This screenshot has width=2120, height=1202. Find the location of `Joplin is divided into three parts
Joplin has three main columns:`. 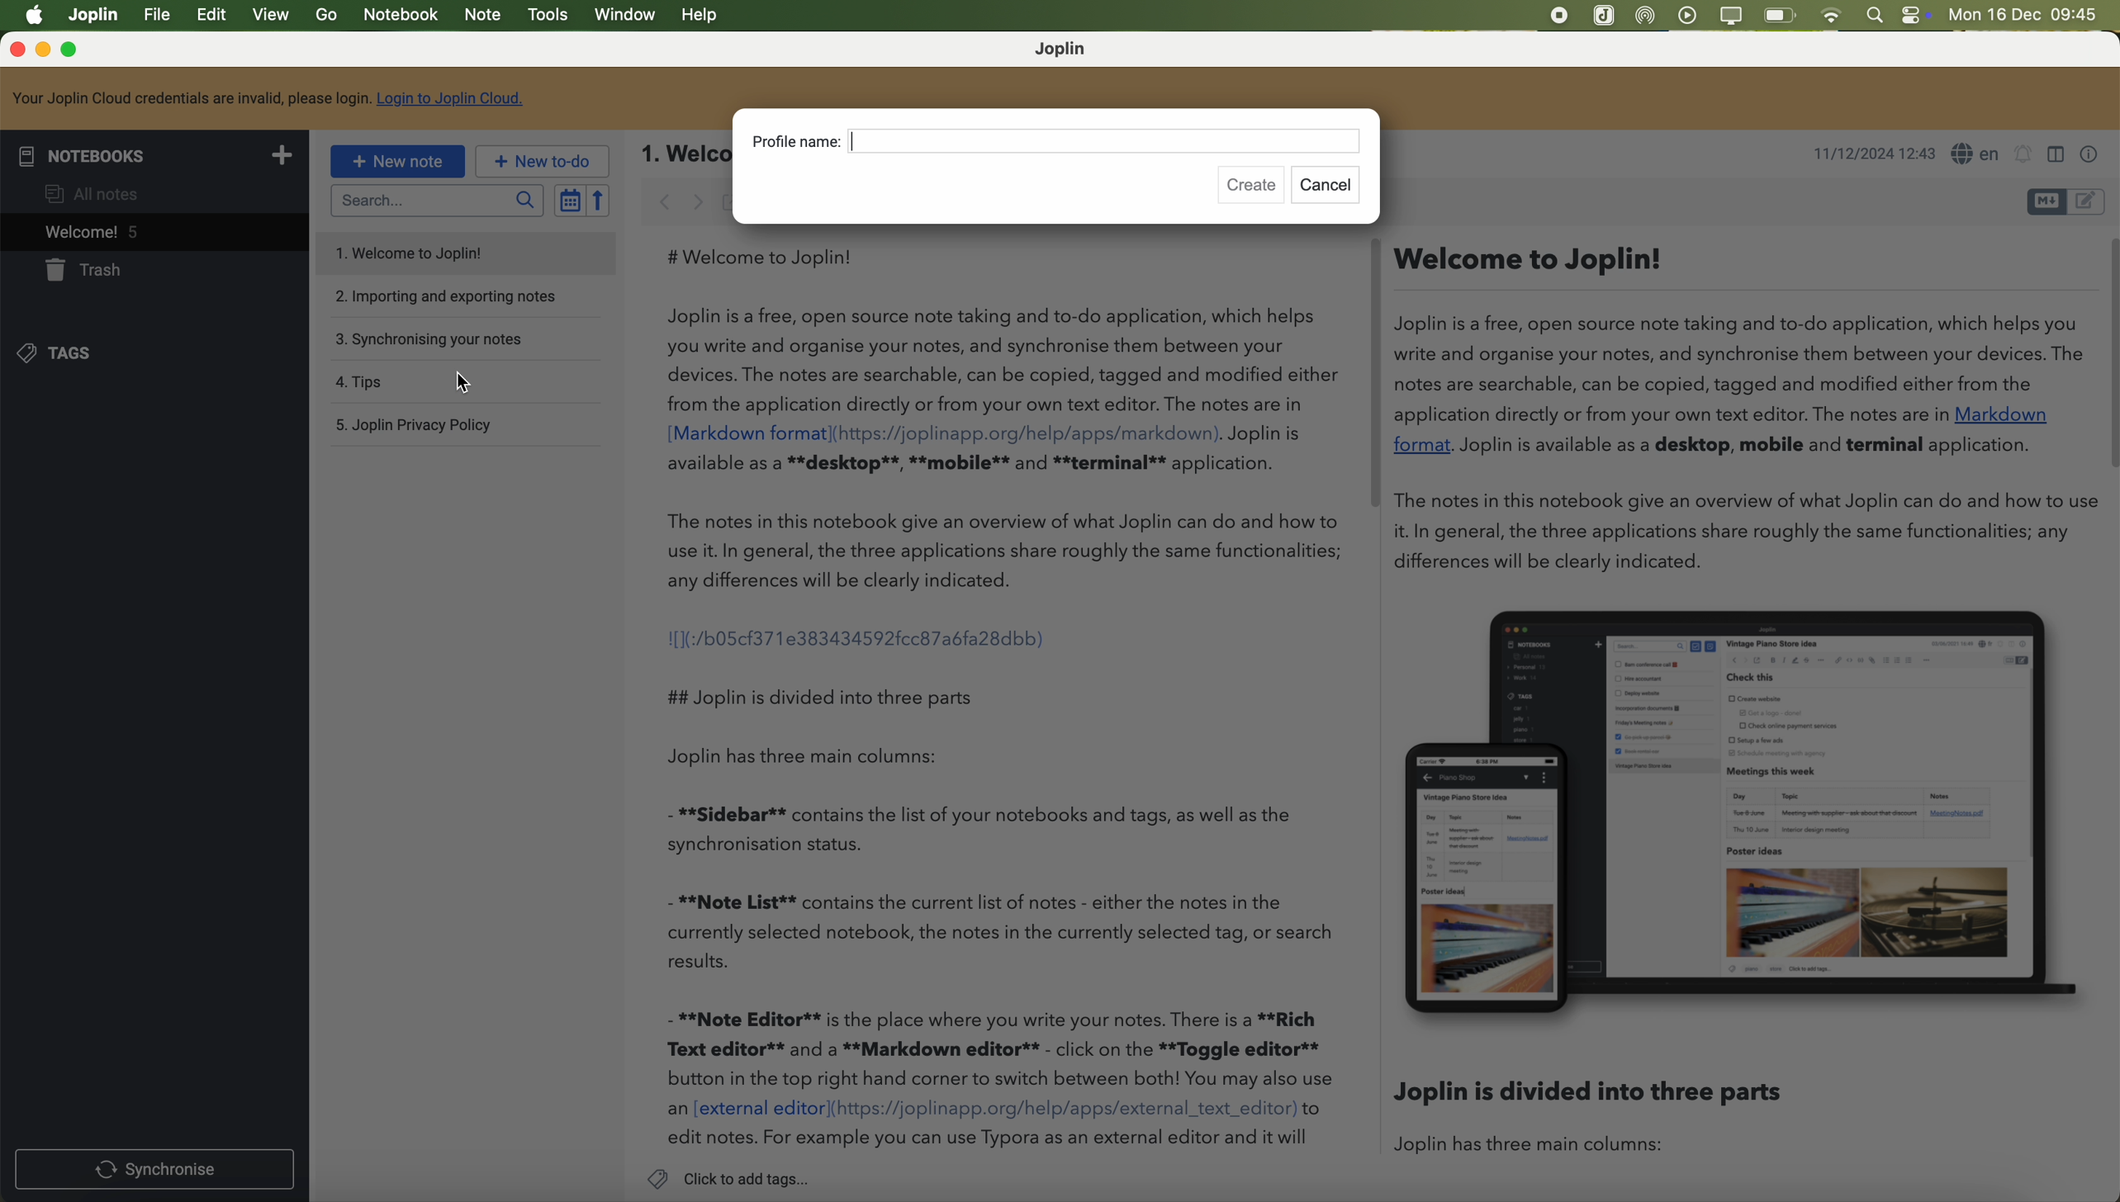

Joplin is divided into three parts
Joplin has three main columns: is located at coordinates (1602, 1123).